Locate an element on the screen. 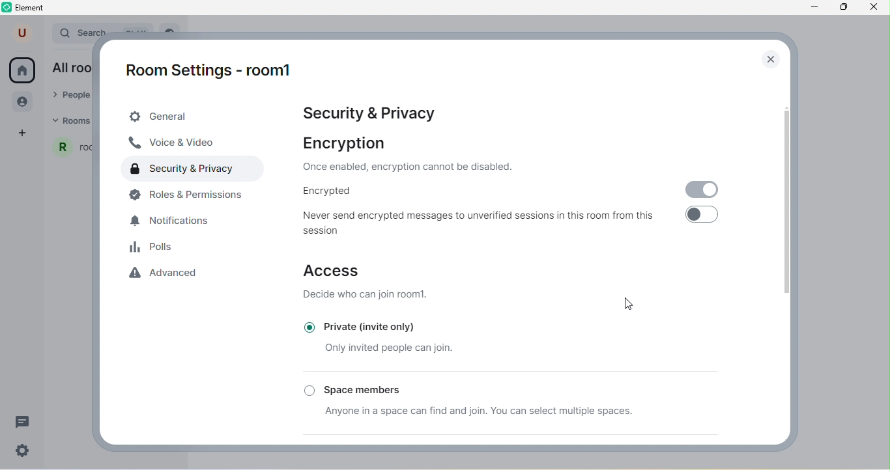 This screenshot has height=470, width=890. toggle off is located at coordinates (704, 219).